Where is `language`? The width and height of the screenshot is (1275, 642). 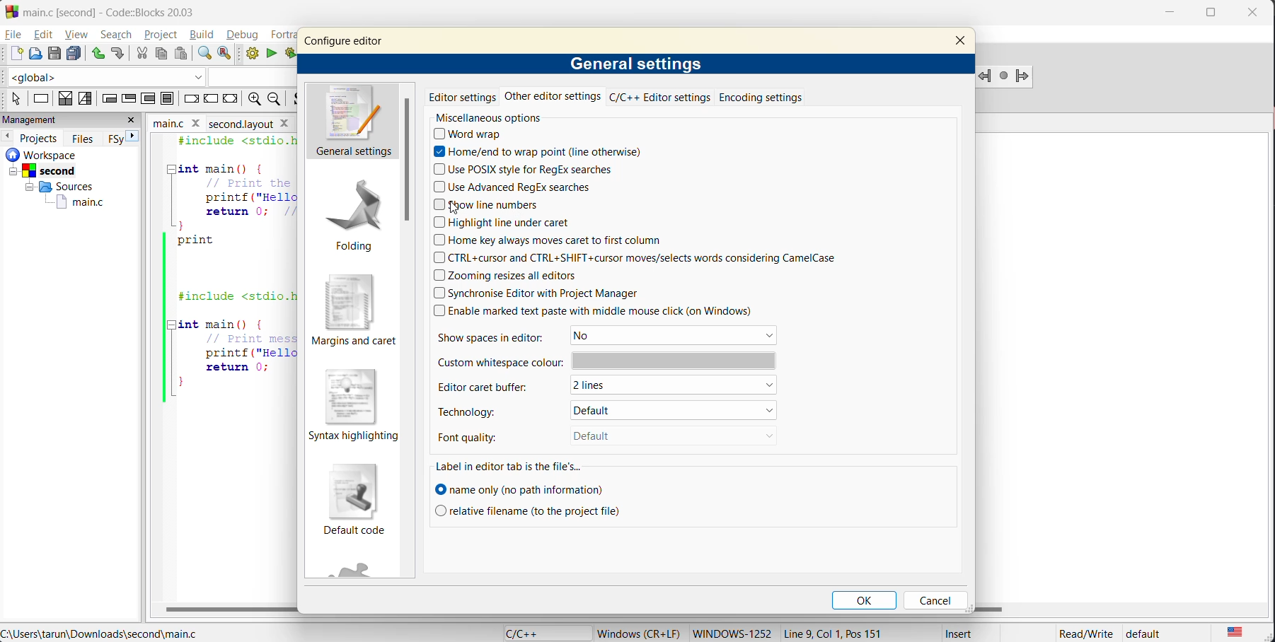 language is located at coordinates (543, 632).